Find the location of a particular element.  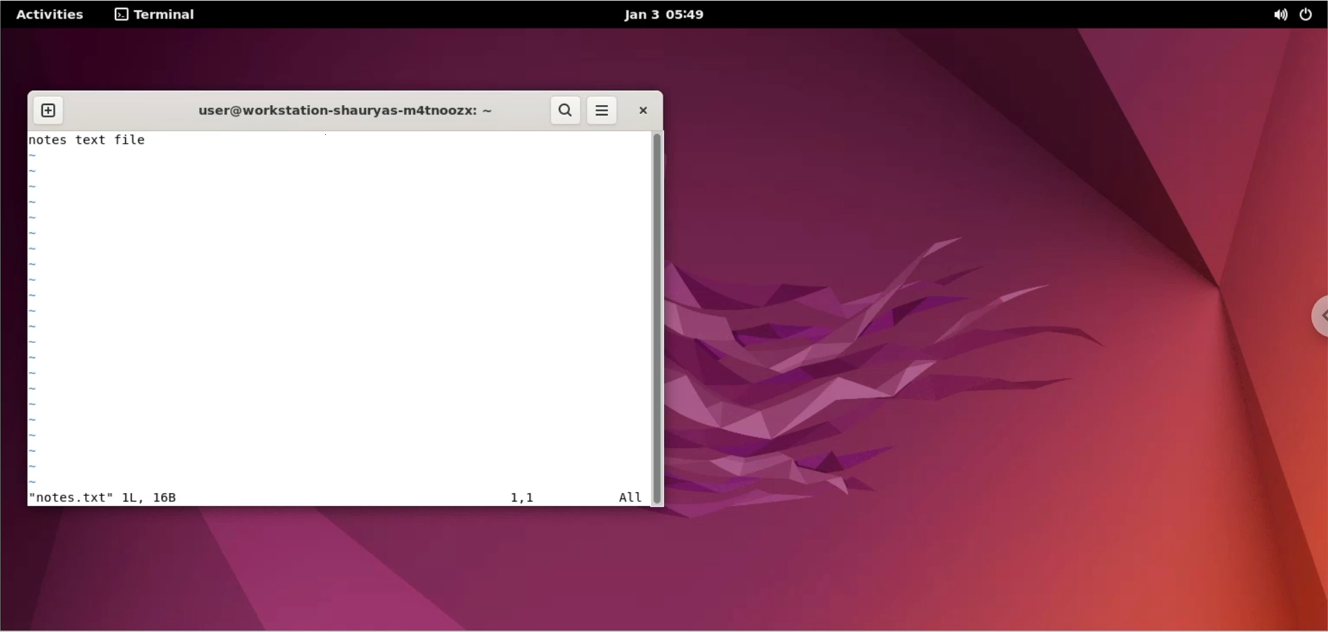

power options is located at coordinates (1309, 17).